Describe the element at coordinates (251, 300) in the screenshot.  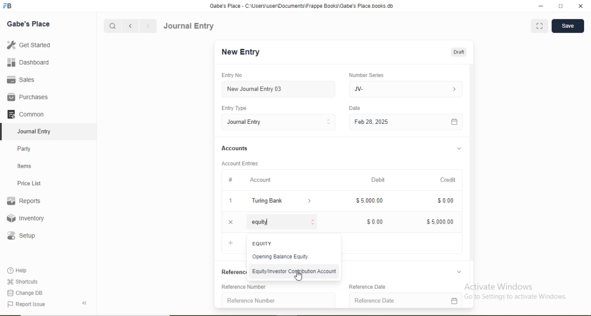
I see `Reference Number` at that location.